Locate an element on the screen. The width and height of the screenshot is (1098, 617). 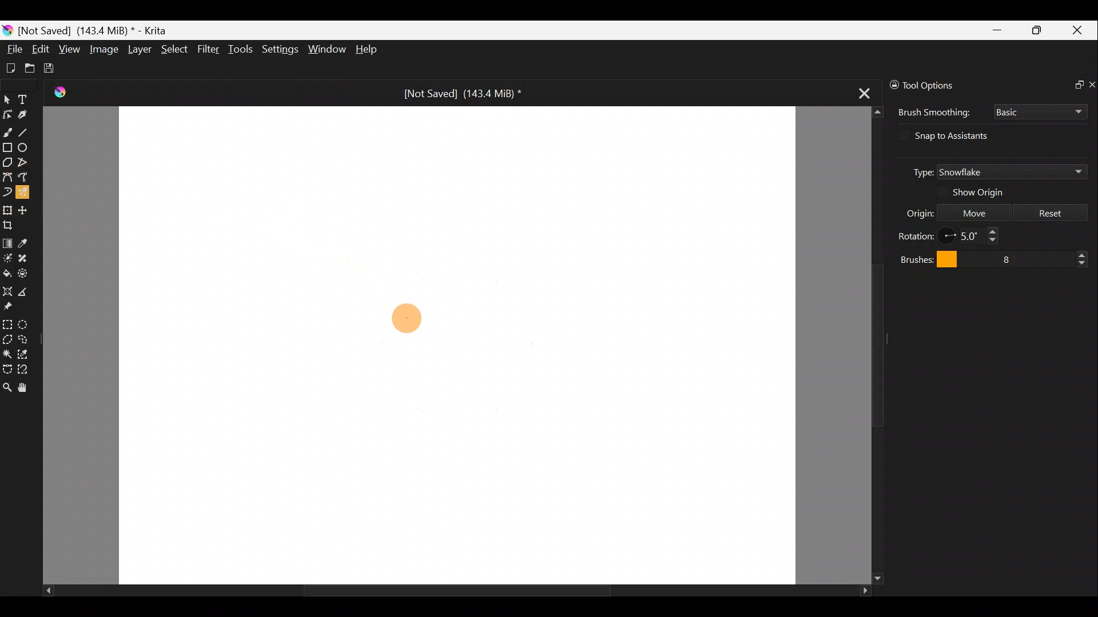
Select shapes tool is located at coordinates (7, 99).